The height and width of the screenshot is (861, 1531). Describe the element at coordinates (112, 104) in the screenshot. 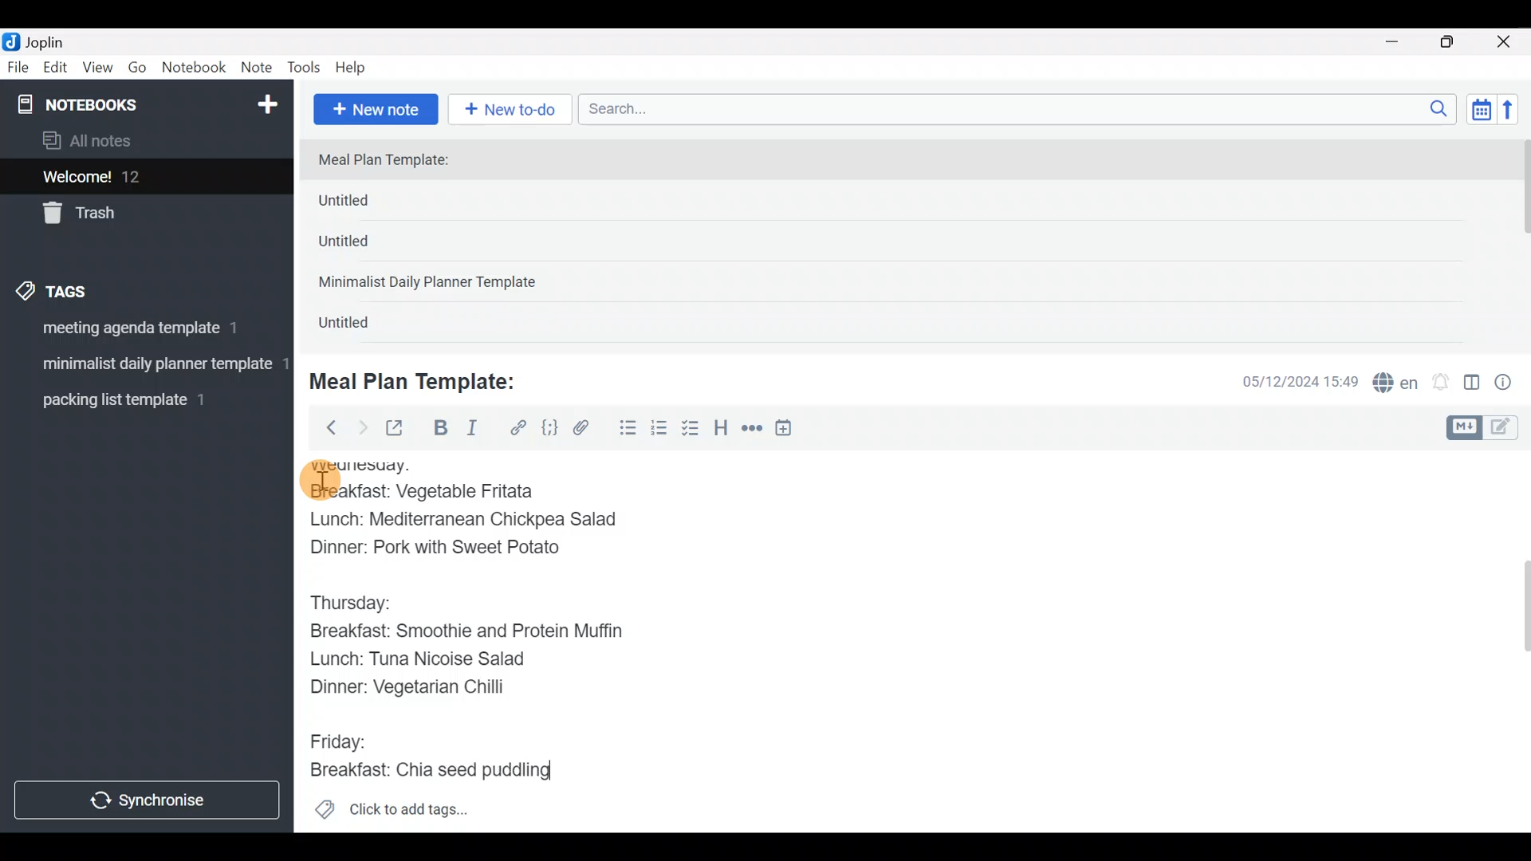

I see `Notebooks` at that location.